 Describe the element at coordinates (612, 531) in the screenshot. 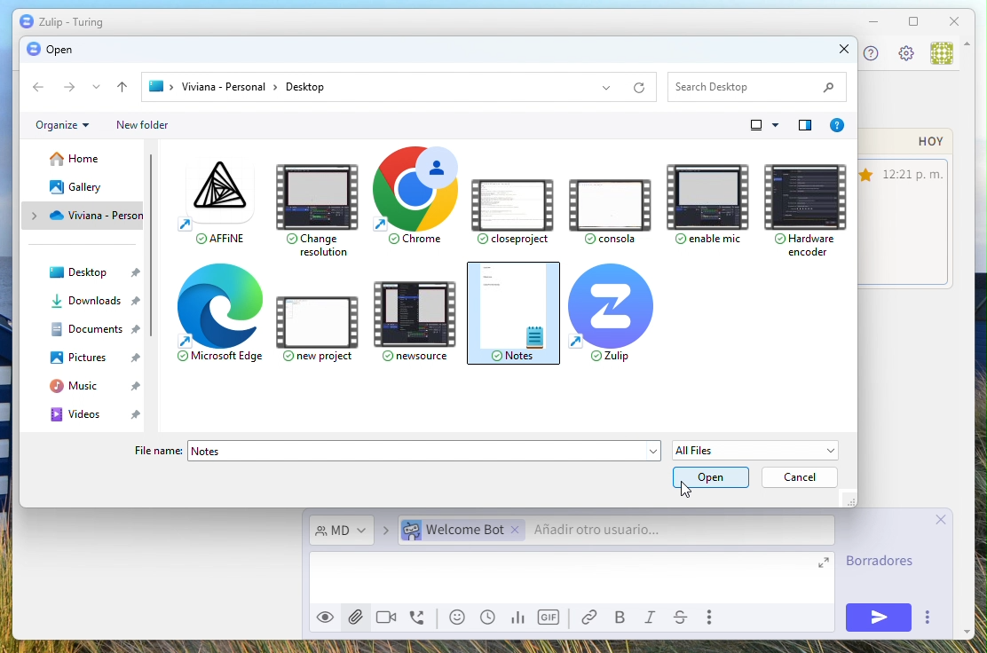

I see `Senders` at that location.